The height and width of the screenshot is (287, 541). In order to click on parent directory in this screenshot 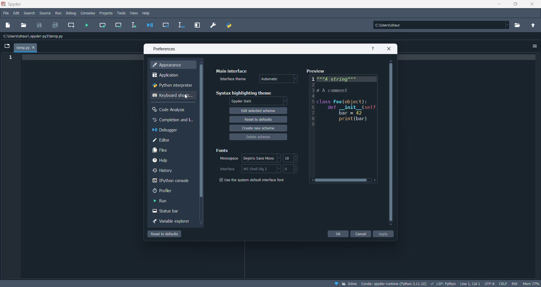, I will do `click(533, 24)`.